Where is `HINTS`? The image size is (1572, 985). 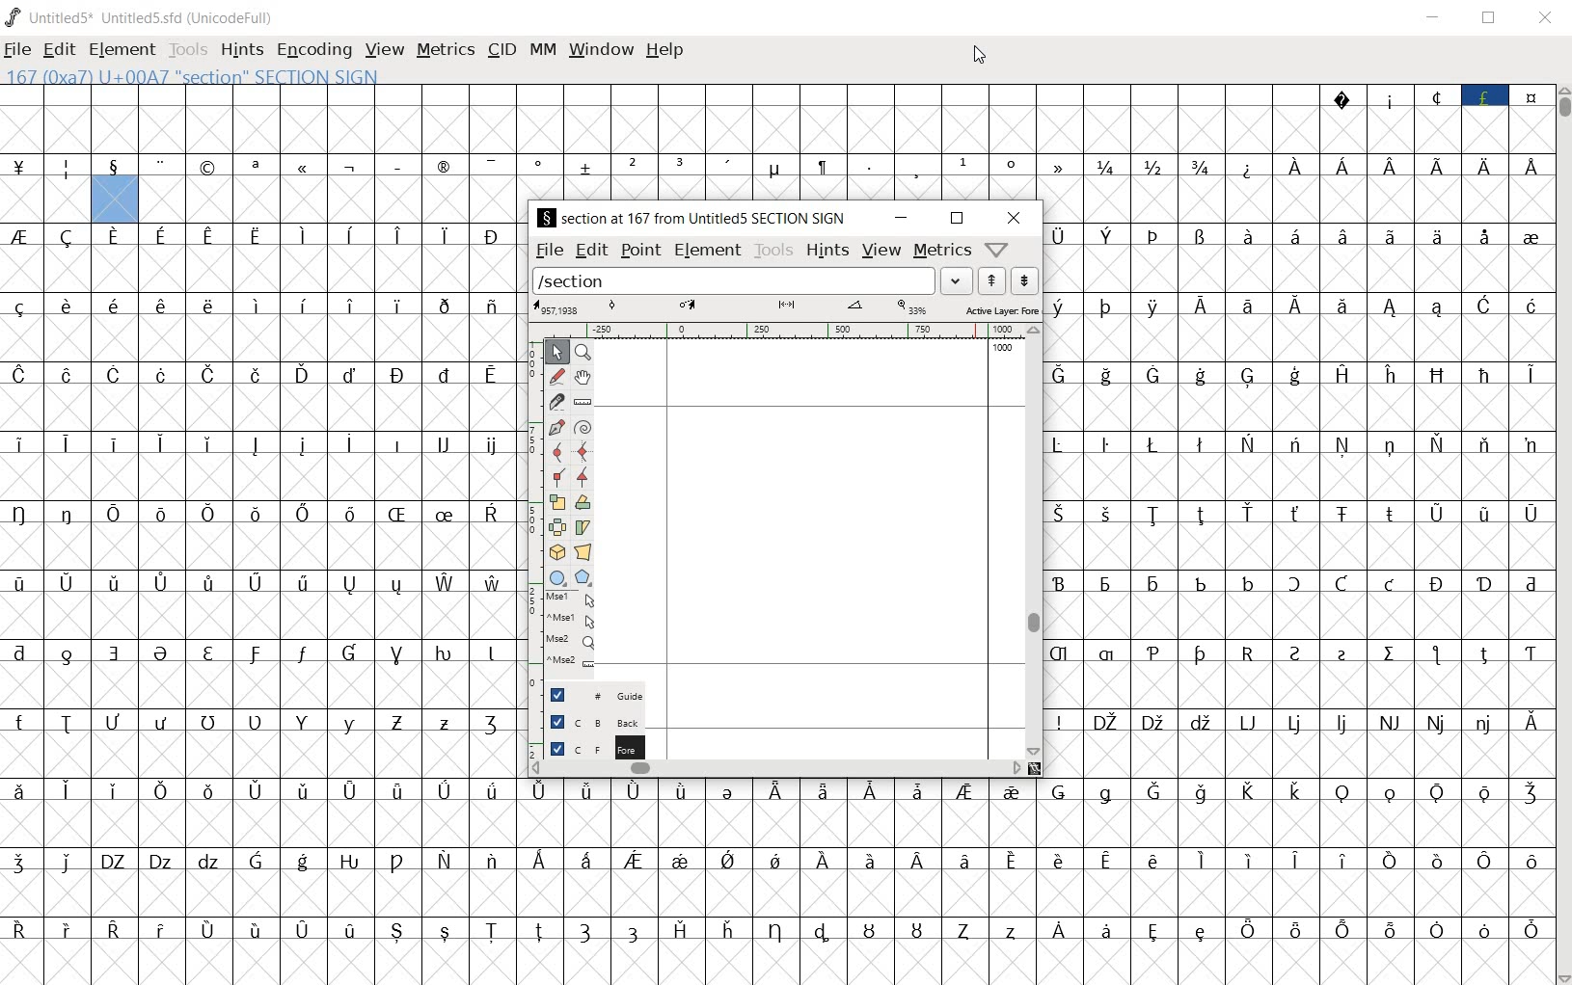
HINTS is located at coordinates (241, 51).